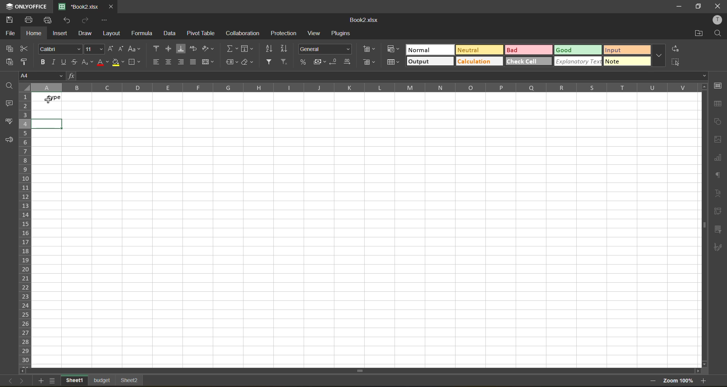 The image size is (727, 387). I want to click on font color, so click(103, 63).